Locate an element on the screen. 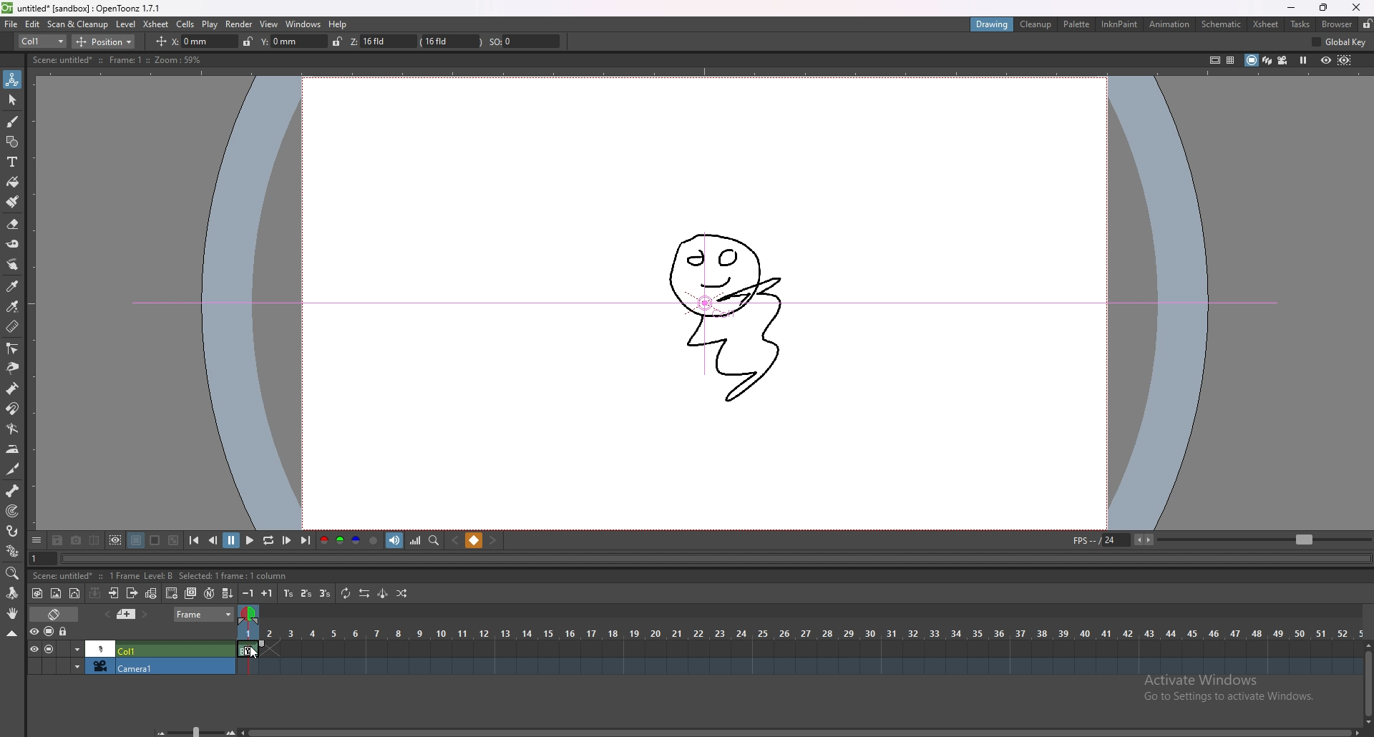 The height and width of the screenshot is (737, 1374). camera stand visibility is located at coordinates (50, 632).